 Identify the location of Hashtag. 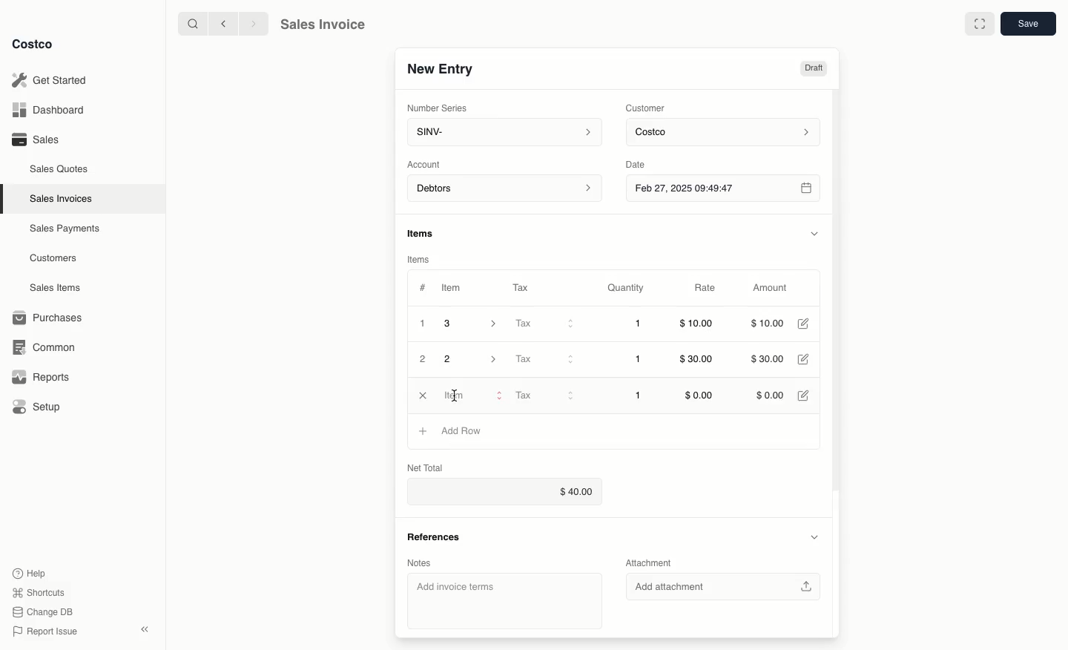
(422, 288).